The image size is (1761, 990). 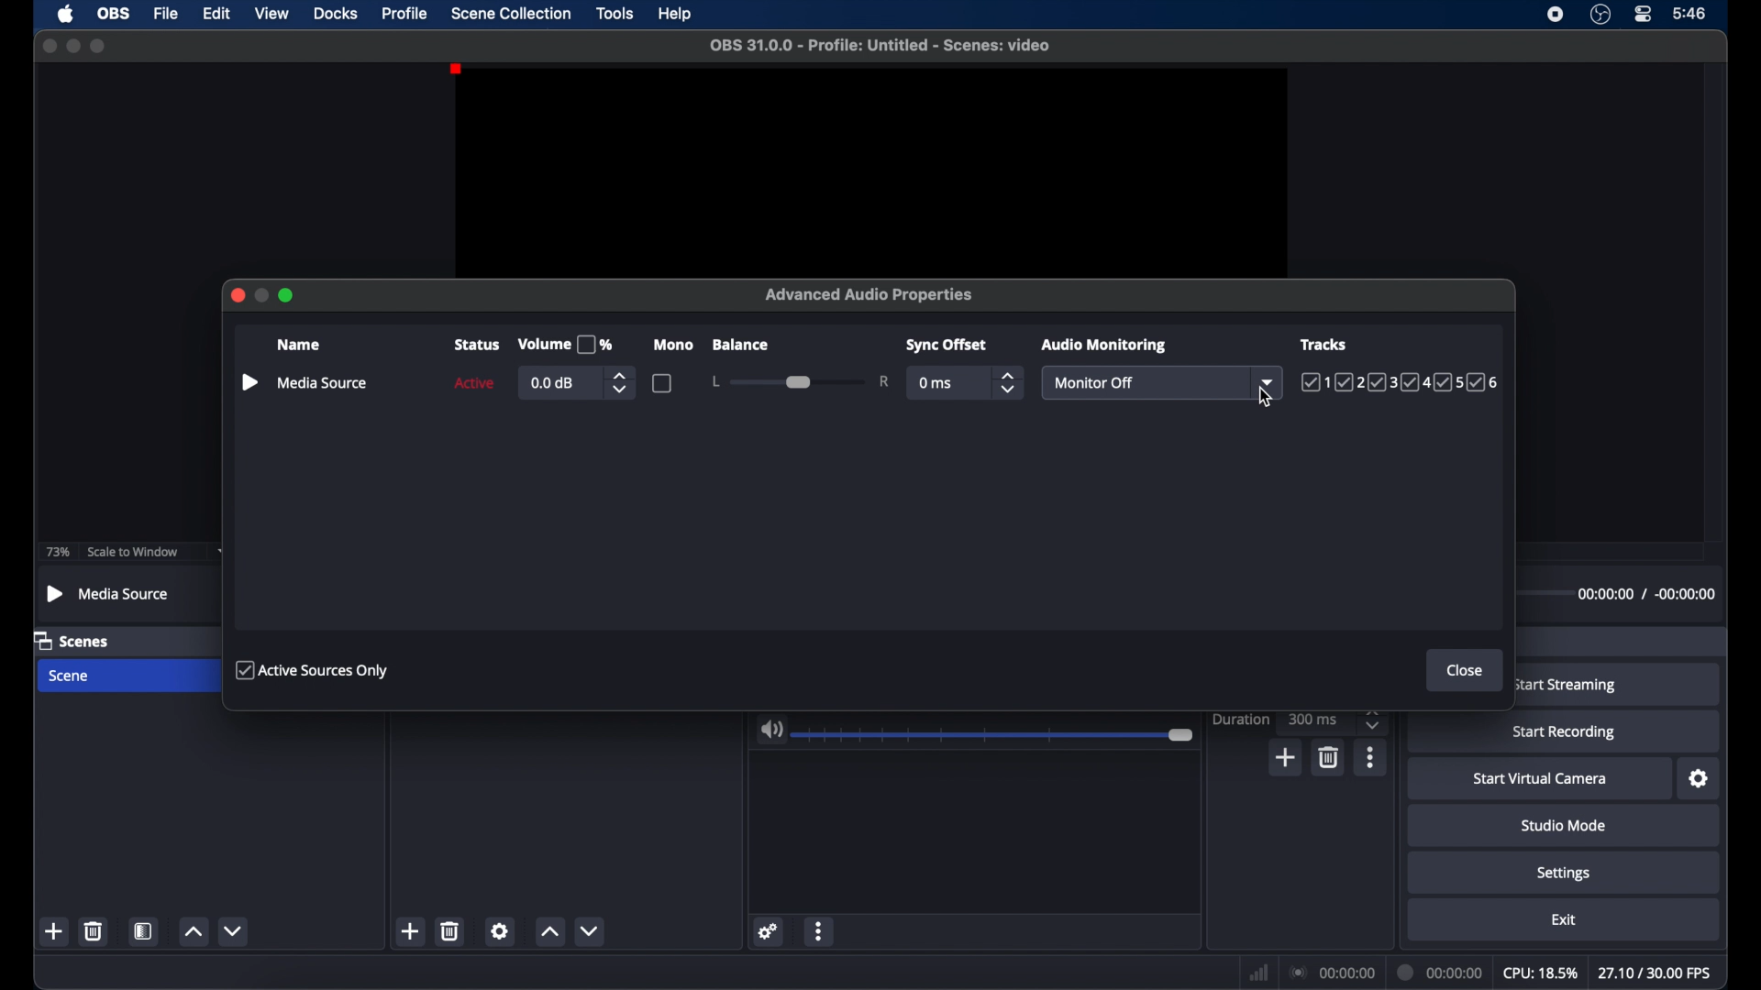 I want to click on timestamps, so click(x=1646, y=594).